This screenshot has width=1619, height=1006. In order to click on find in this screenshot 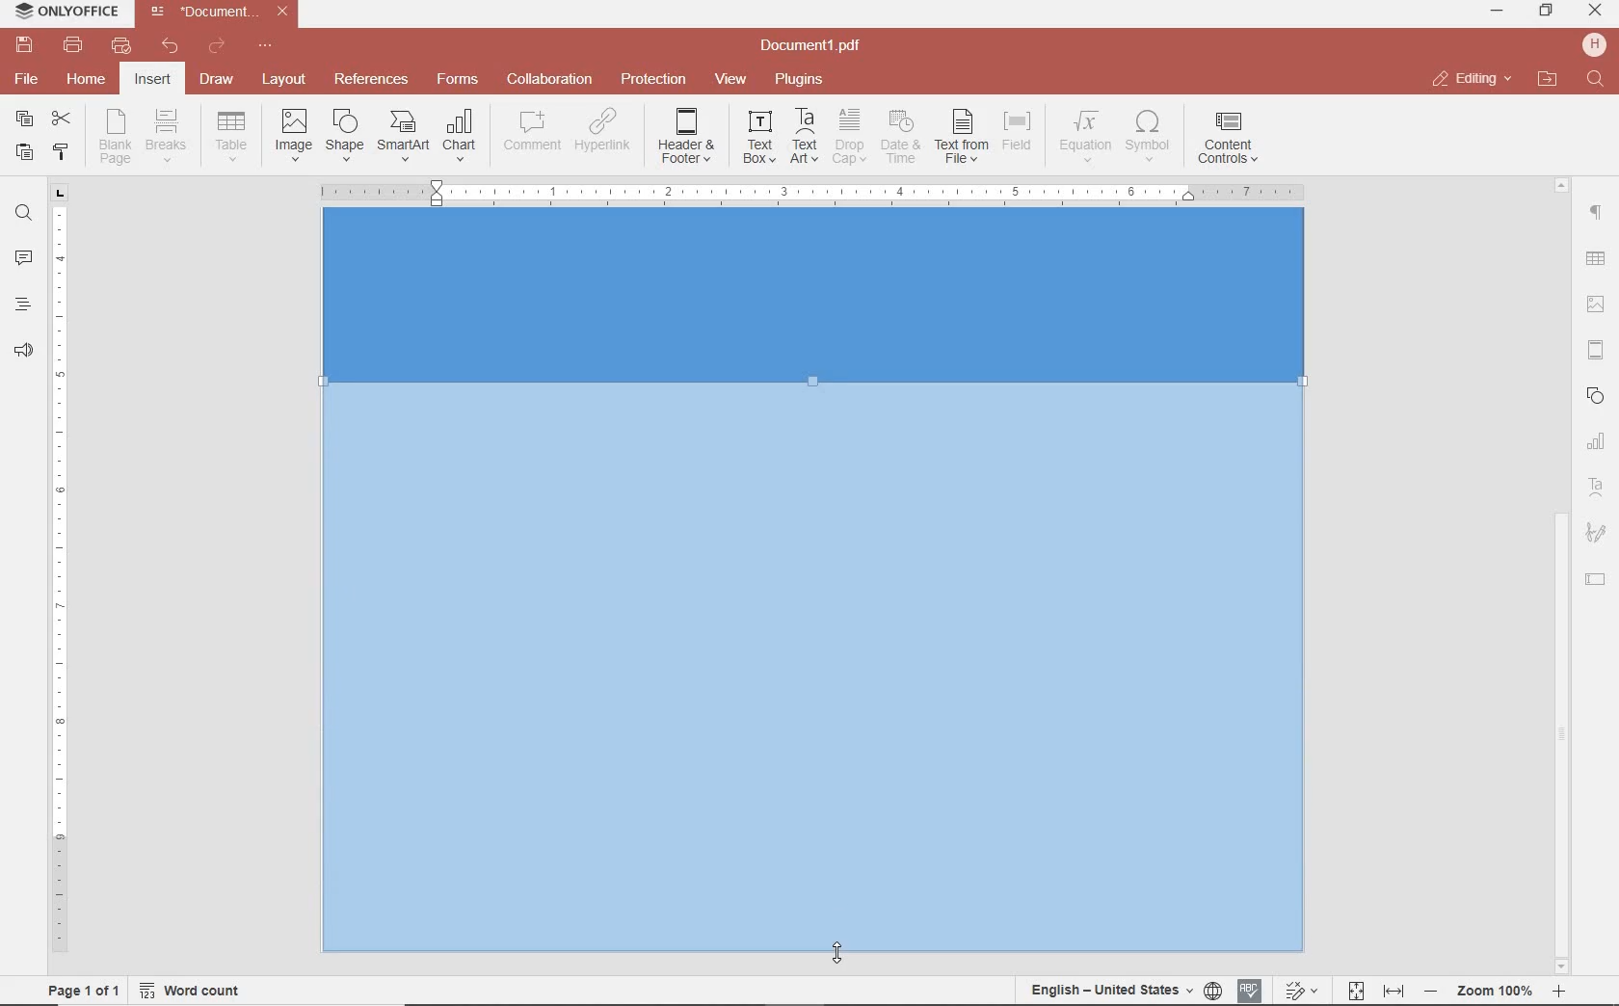, I will do `click(1598, 80)`.